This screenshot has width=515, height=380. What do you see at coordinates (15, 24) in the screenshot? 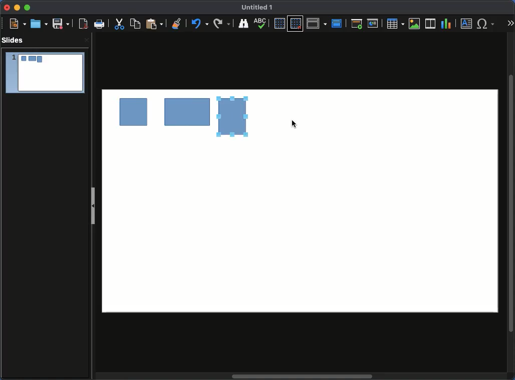
I see `New` at bounding box center [15, 24].